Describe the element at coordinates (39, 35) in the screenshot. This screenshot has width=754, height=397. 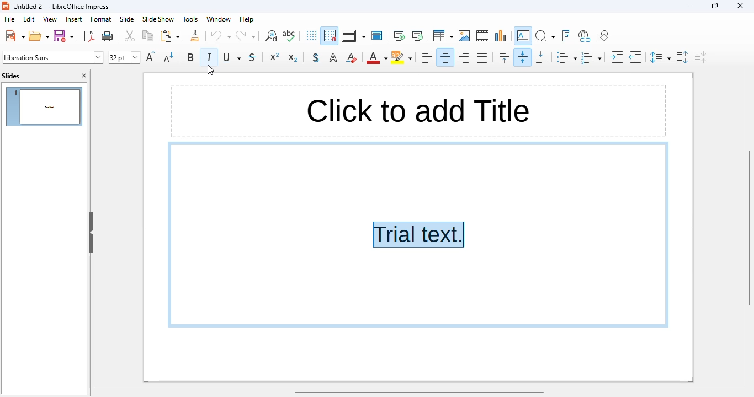
I see `open` at that location.